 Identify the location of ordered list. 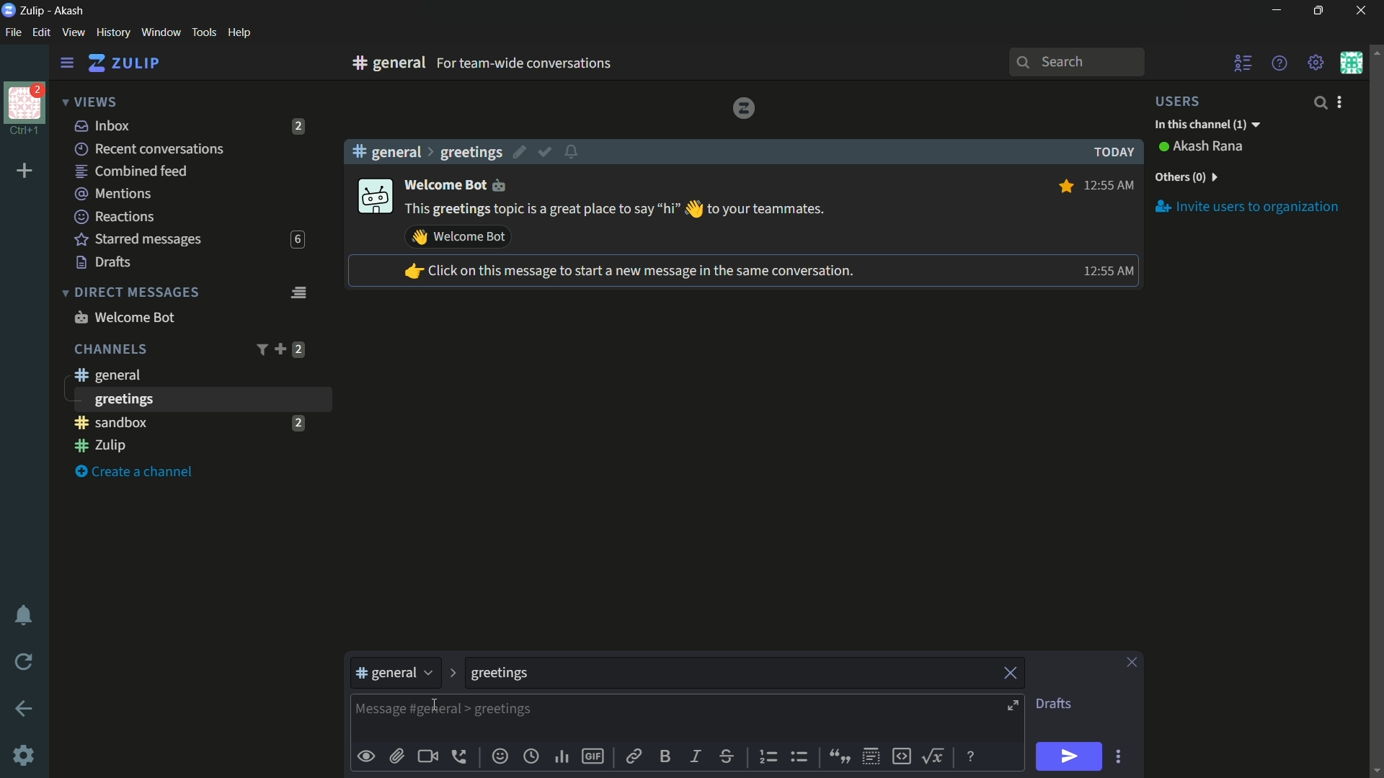
(771, 757).